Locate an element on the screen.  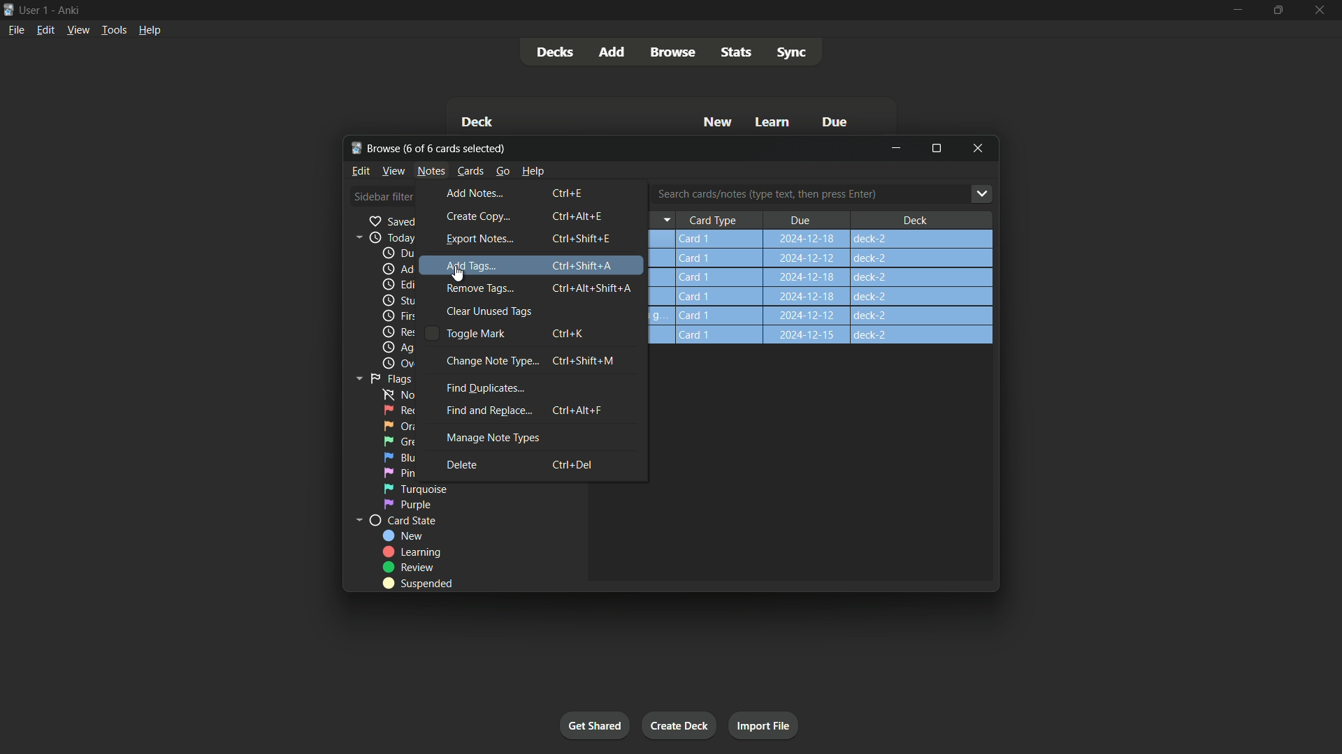
Due is located at coordinates (832, 121).